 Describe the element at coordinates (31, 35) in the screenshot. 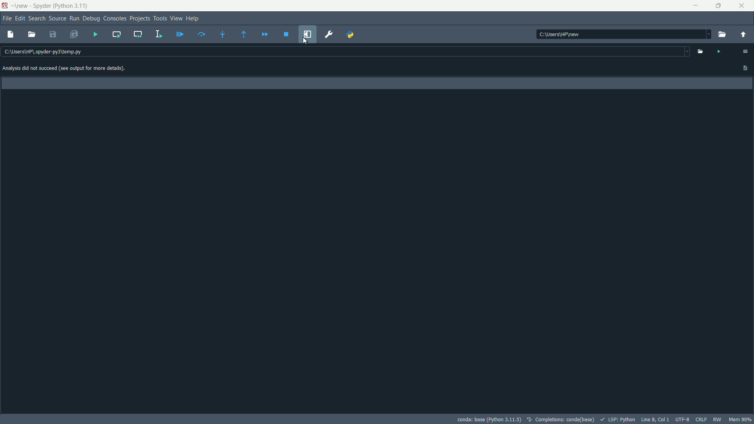

I see `open file` at that location.